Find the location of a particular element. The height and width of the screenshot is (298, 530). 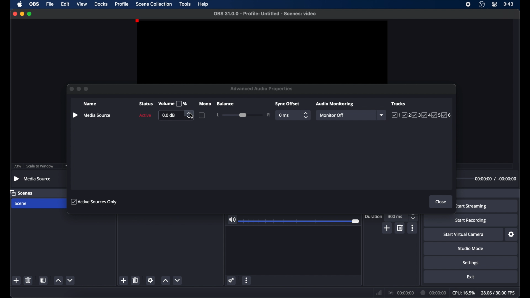

cpu: 16.5% is located at coordinates (463, 293).